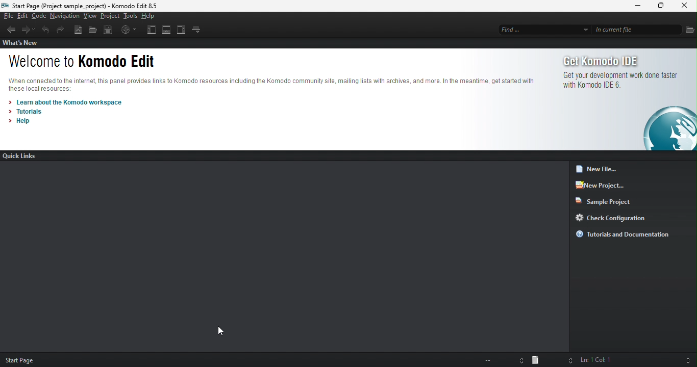  Describe the element at coordinates (552, 360) in the screenshot. I see `file type` at that location.